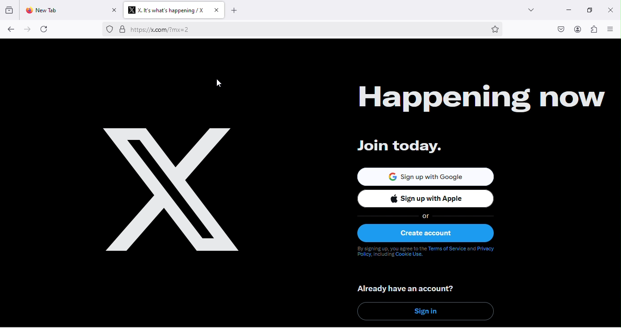  Describe the element at coordinates (303, 30) in the screenshot. I see `web link` at that location.